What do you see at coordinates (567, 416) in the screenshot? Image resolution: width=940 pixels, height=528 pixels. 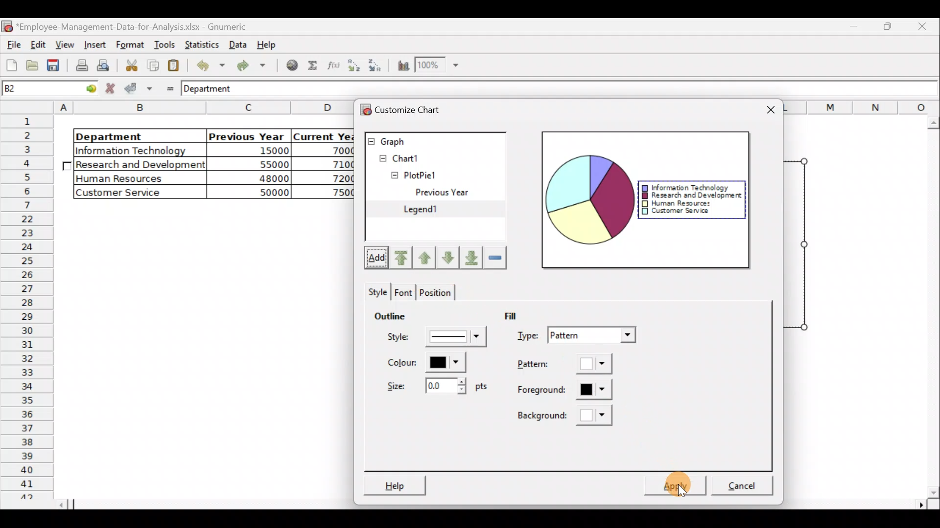 I see `Background` at bounding box center [567, 416].